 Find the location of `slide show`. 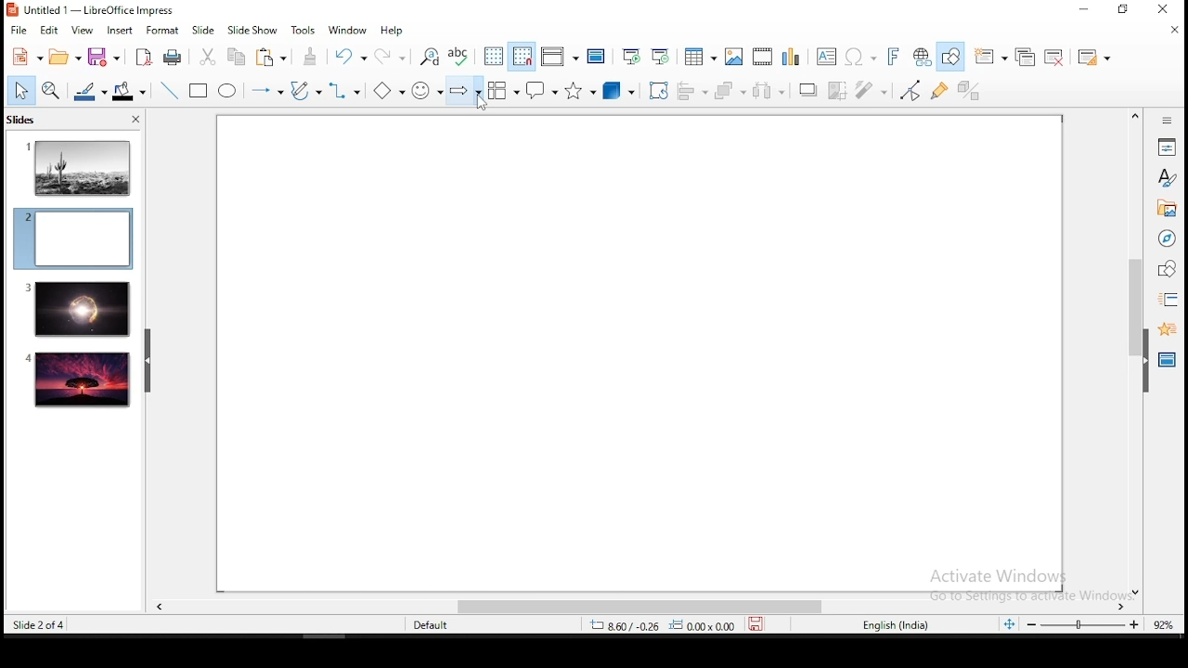

slide show is located at coordinates (254, 31).